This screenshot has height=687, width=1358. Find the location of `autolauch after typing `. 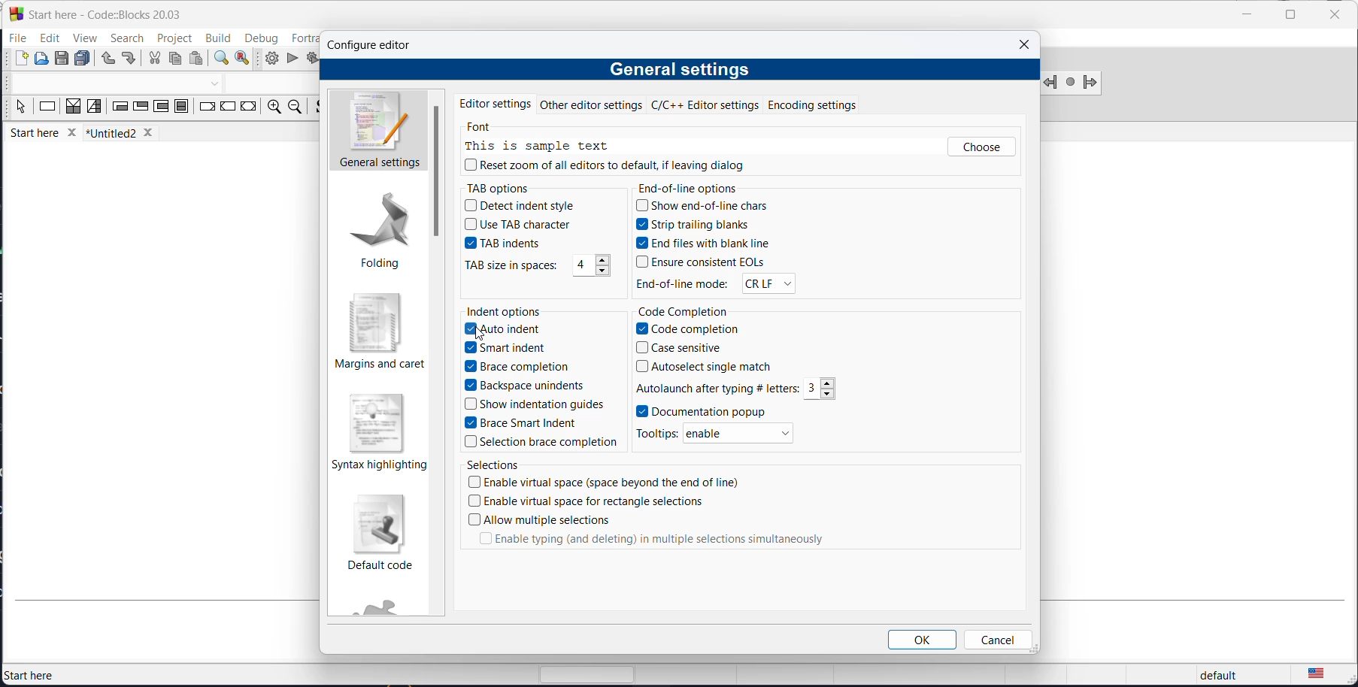

autolauch after typing  is located at coordinates (716, 386).